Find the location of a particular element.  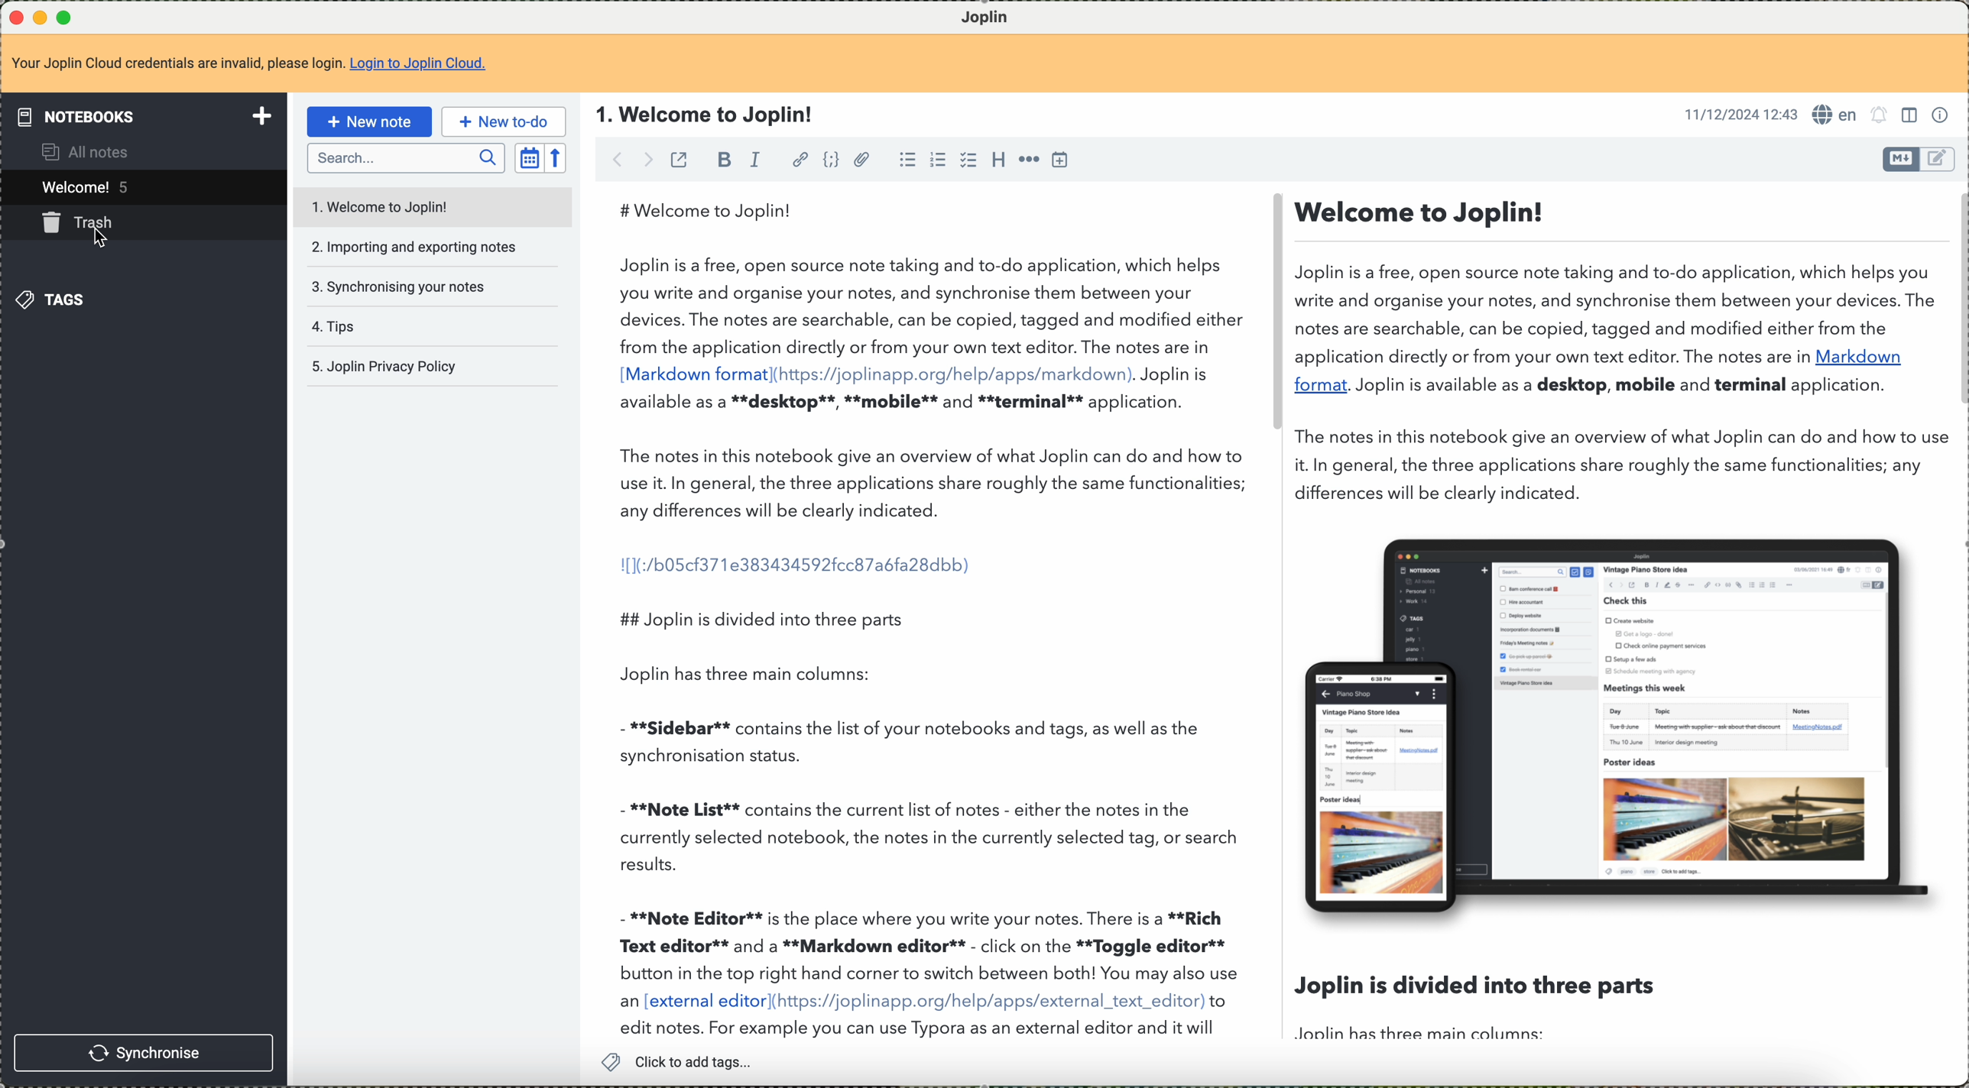

image is located at coordinates (1620, 726).